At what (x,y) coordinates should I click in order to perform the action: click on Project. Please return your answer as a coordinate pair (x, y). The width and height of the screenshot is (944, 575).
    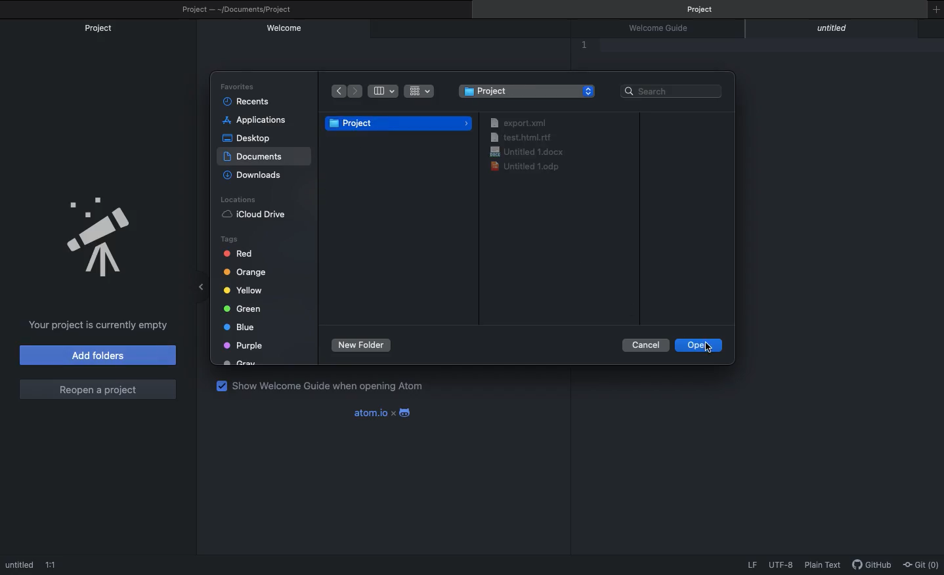
    Looking at the image, I should click on (238, 10).